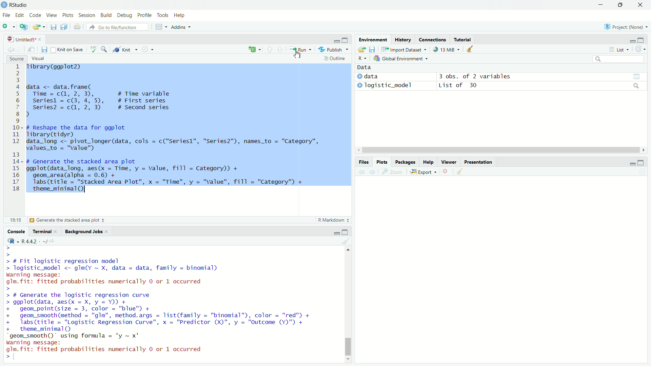 This screenshot has width=651, height=366. Describe the element at coordinates (8, 26) in the screenshot. I see `add` at that location.